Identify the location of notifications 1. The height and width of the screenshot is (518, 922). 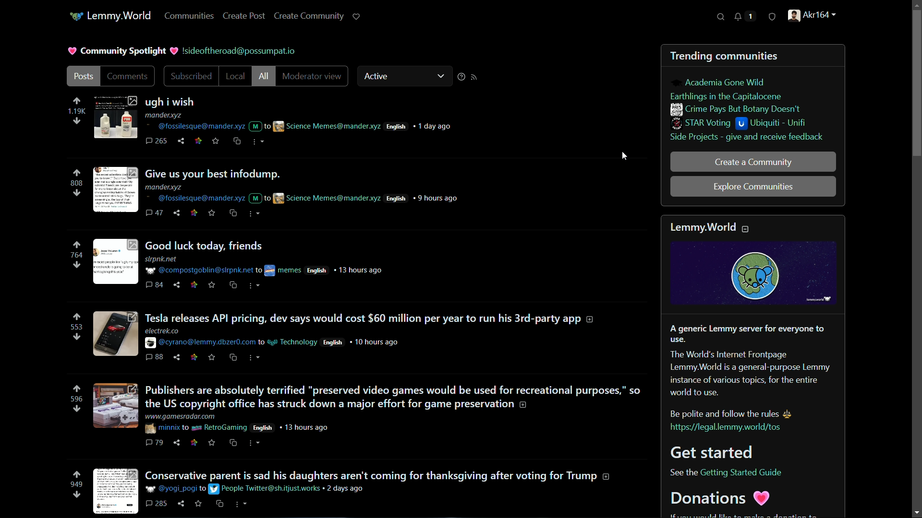
(742, 17).